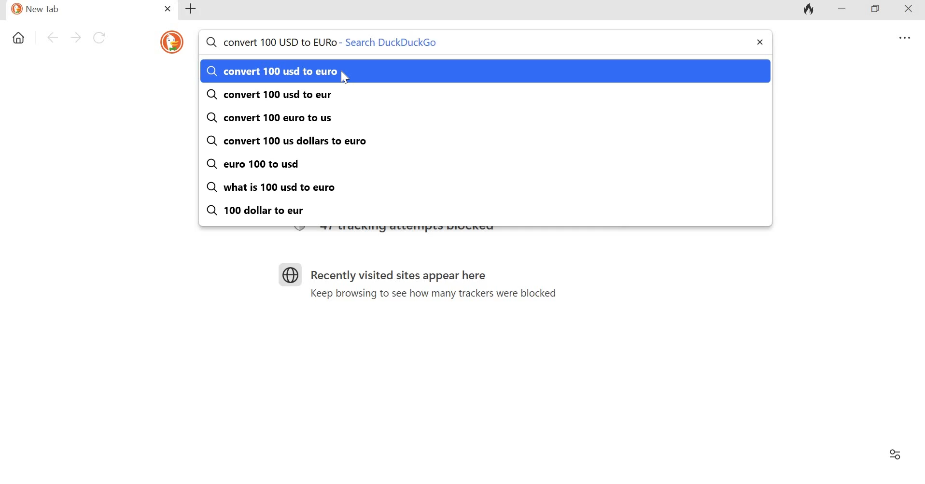  What do you see at coordinates (171, 43) in the screenshot?
I see `DuckDuckGo icon` at bounding box center [171, 43].